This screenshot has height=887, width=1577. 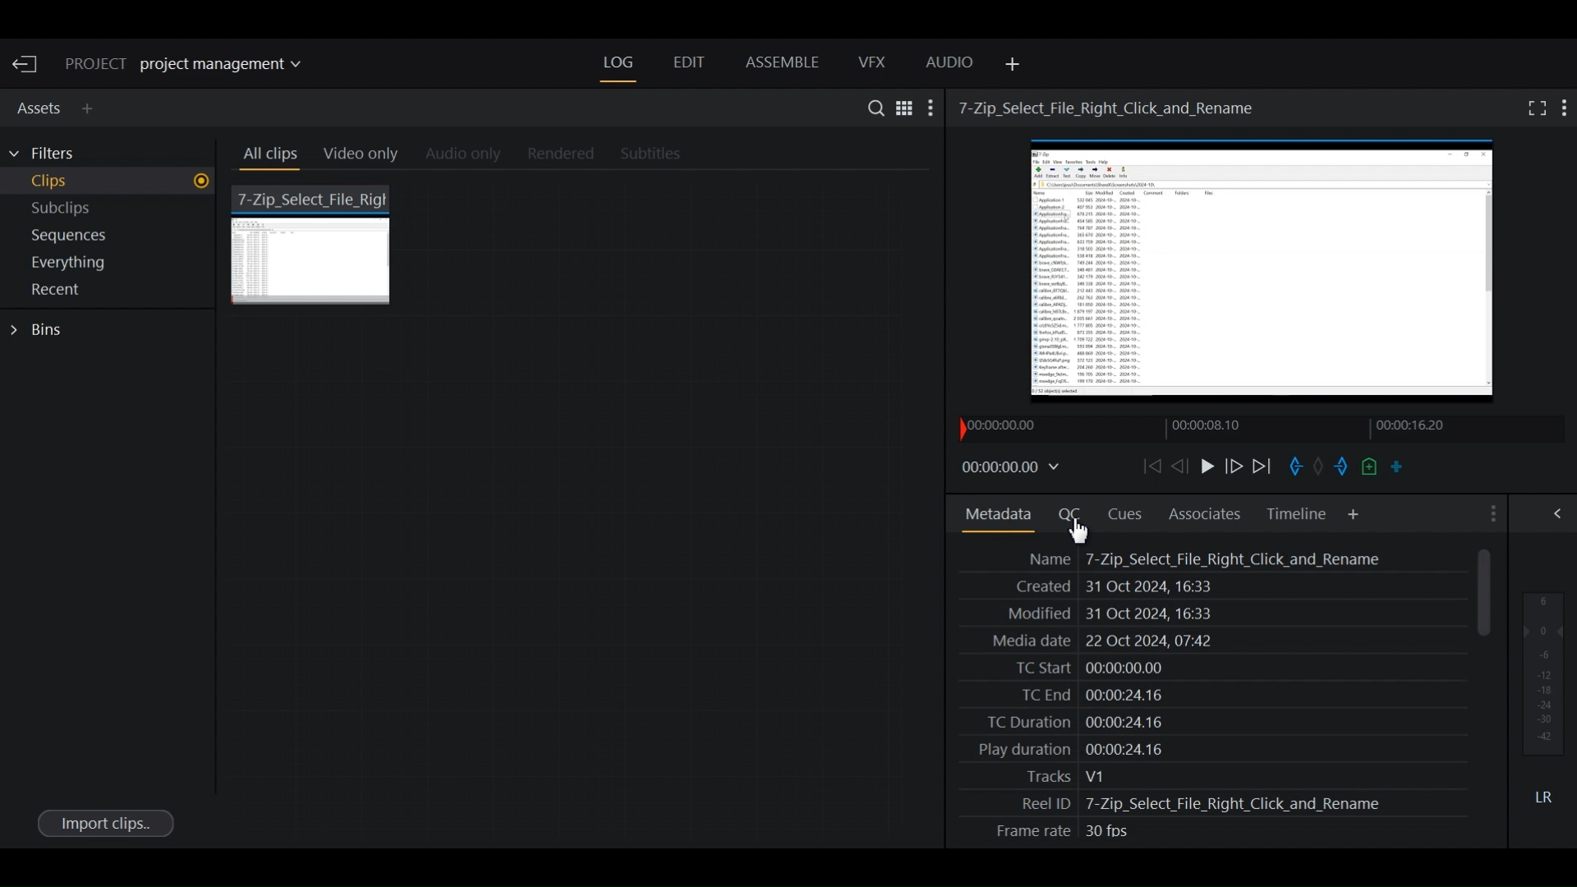 I want to click on Import clips, so click(x=104, y=822).